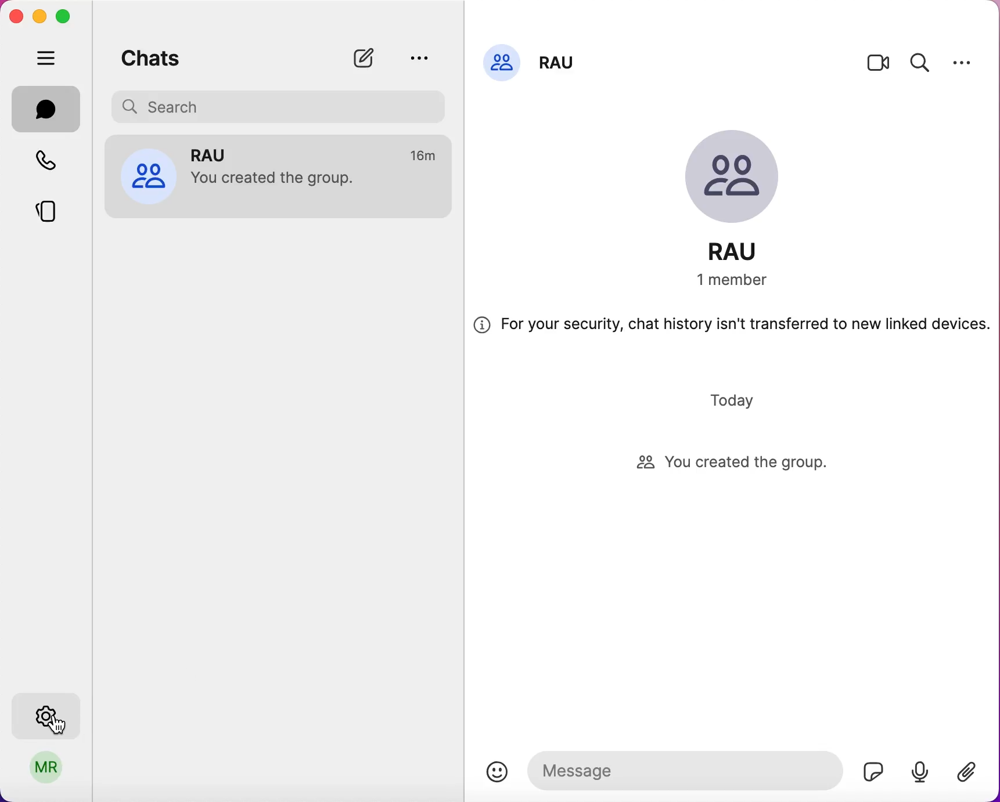 The width and height of the screenshot is (1000, 802). What do you see at coordinates (53, 162) in the screenshot?
I see `calls` at bounding box center [53, 162].